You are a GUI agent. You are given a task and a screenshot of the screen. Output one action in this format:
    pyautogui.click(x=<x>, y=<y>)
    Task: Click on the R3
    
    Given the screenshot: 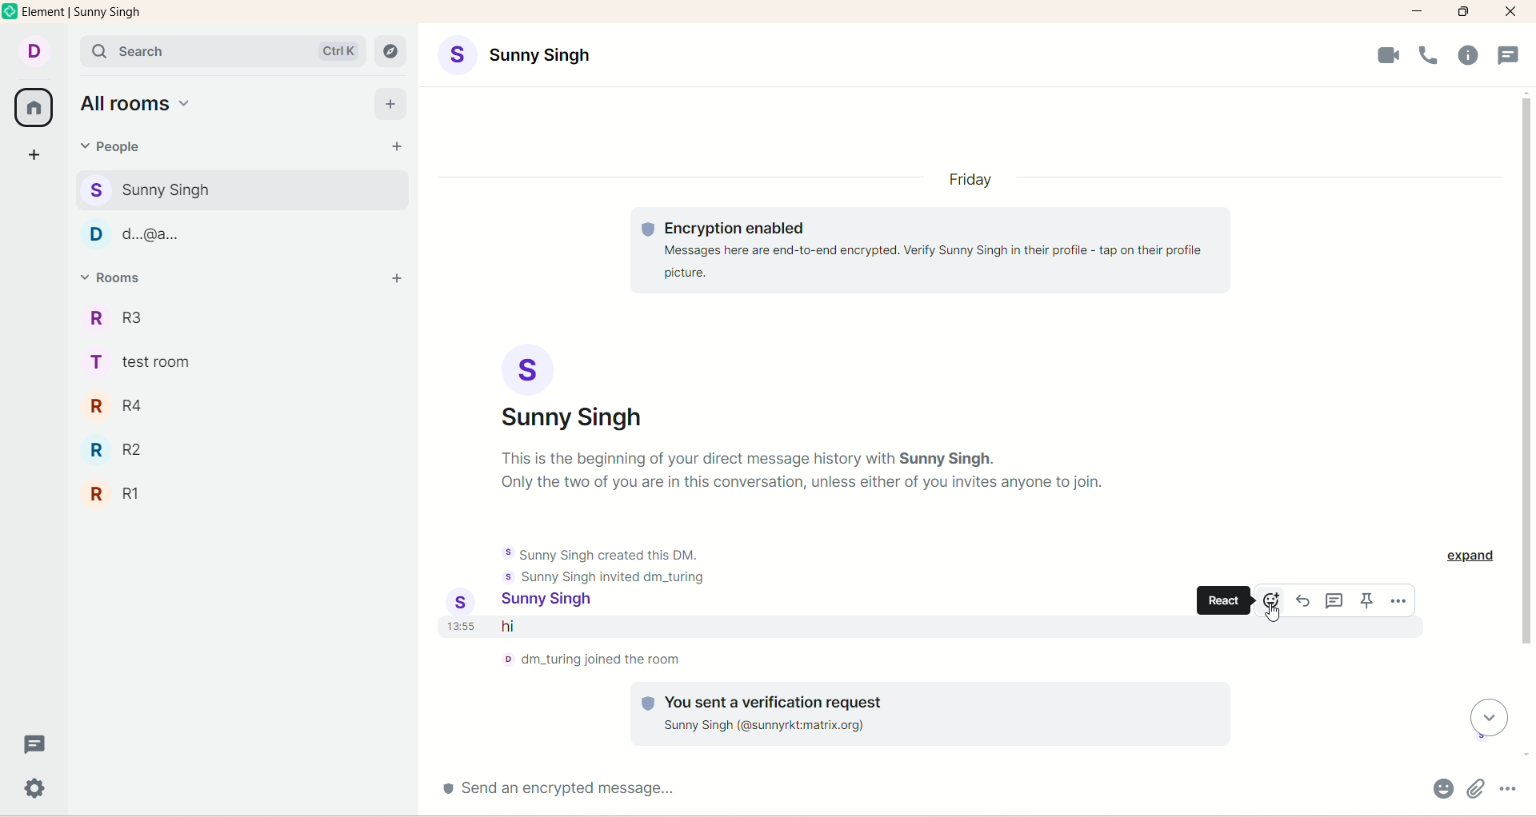 What is the action you would take?
    pyautogui.click(x=129, y=317)
    